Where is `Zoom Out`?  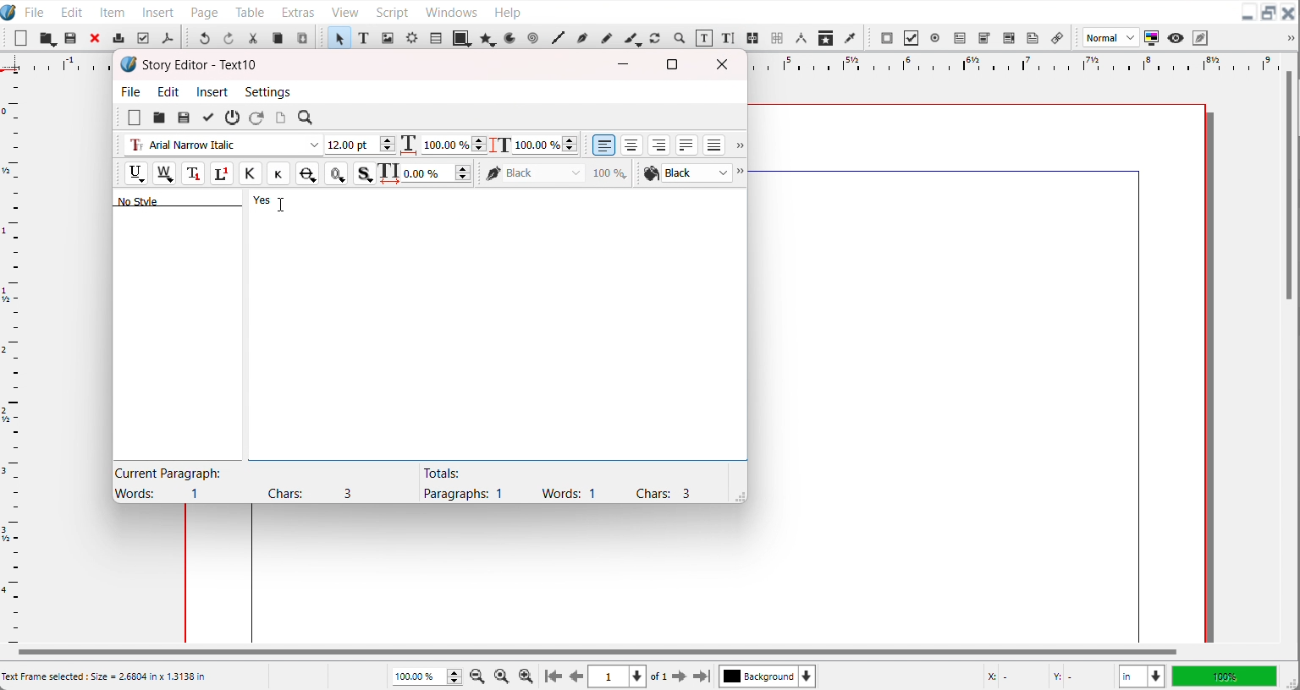
Zoom Out is located at coordinates (479, 675).